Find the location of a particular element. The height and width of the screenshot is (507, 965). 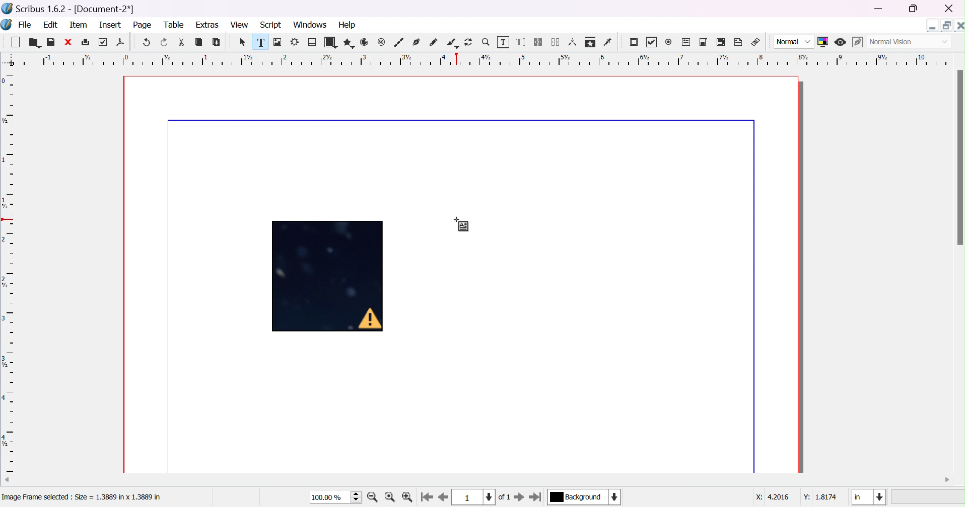

zoom in/out is located at coordinates (486, 42).